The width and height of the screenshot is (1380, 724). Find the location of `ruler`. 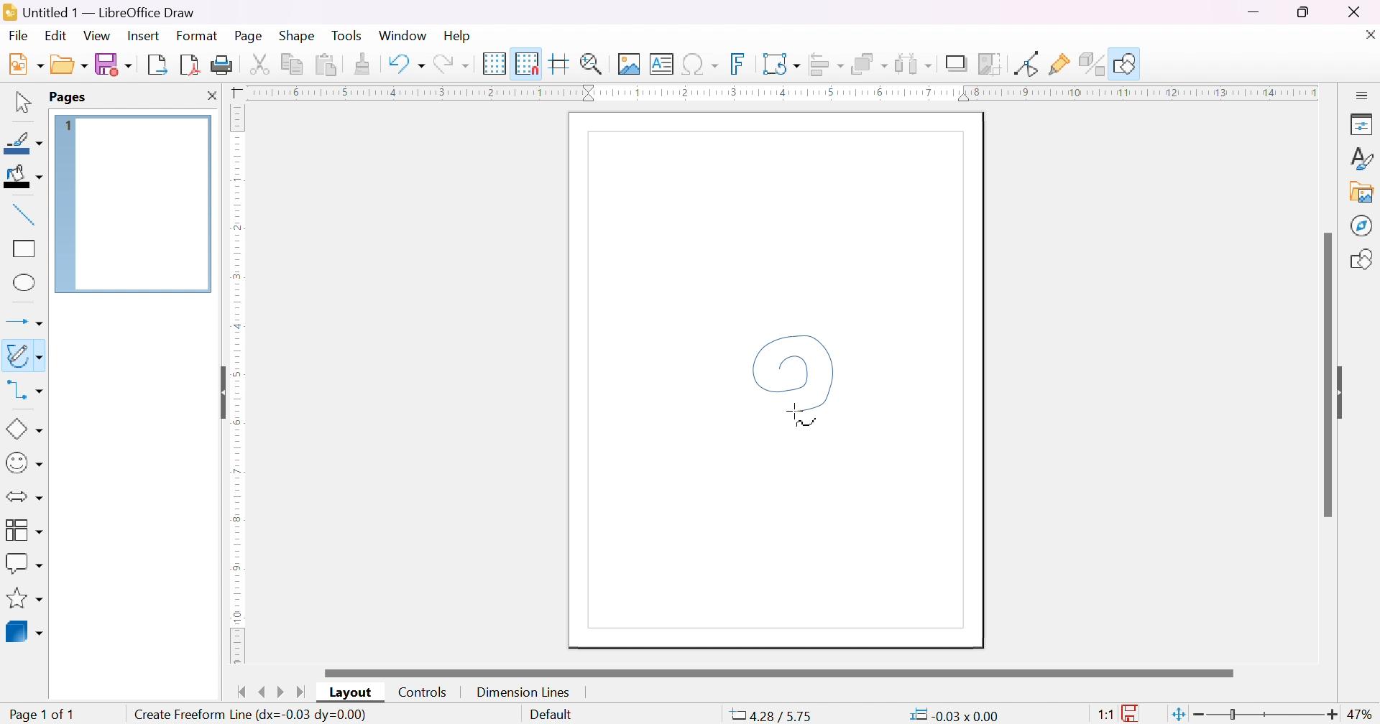

ruler is located at coordinates (234, 526).